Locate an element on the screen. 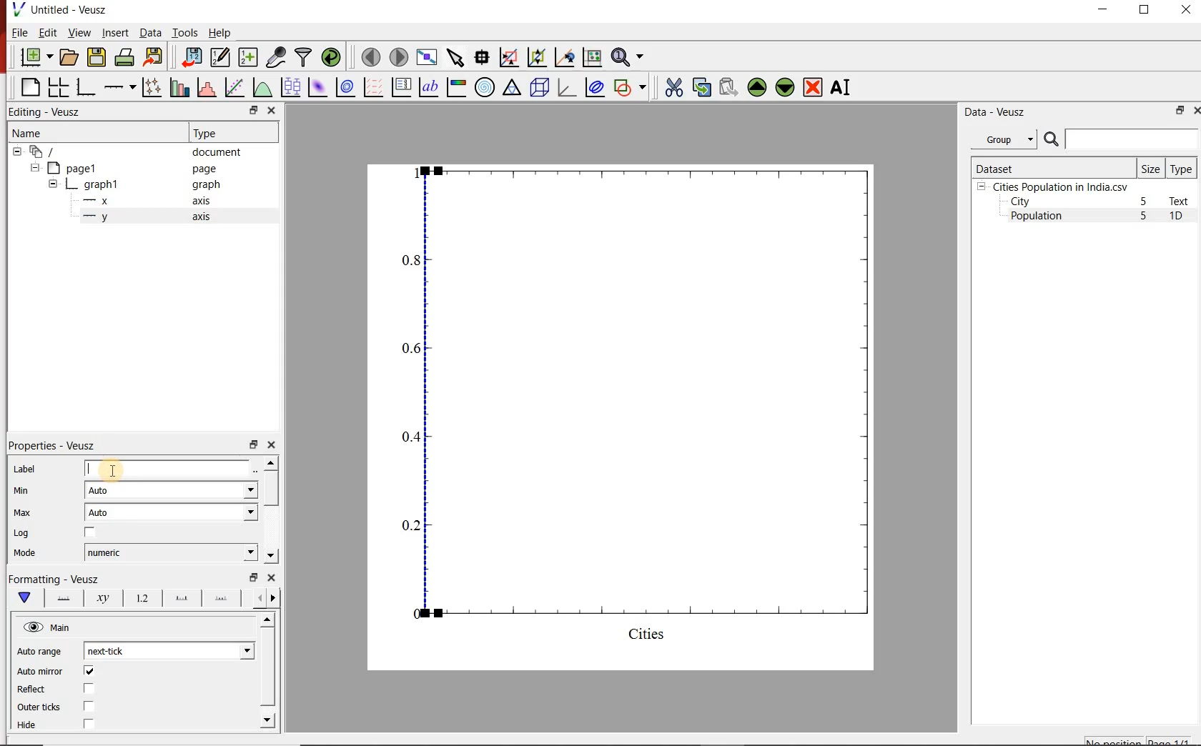 The height and width of the screenshot is (746, 1201). MINIMIZE is located at coordinates (1104, 9).